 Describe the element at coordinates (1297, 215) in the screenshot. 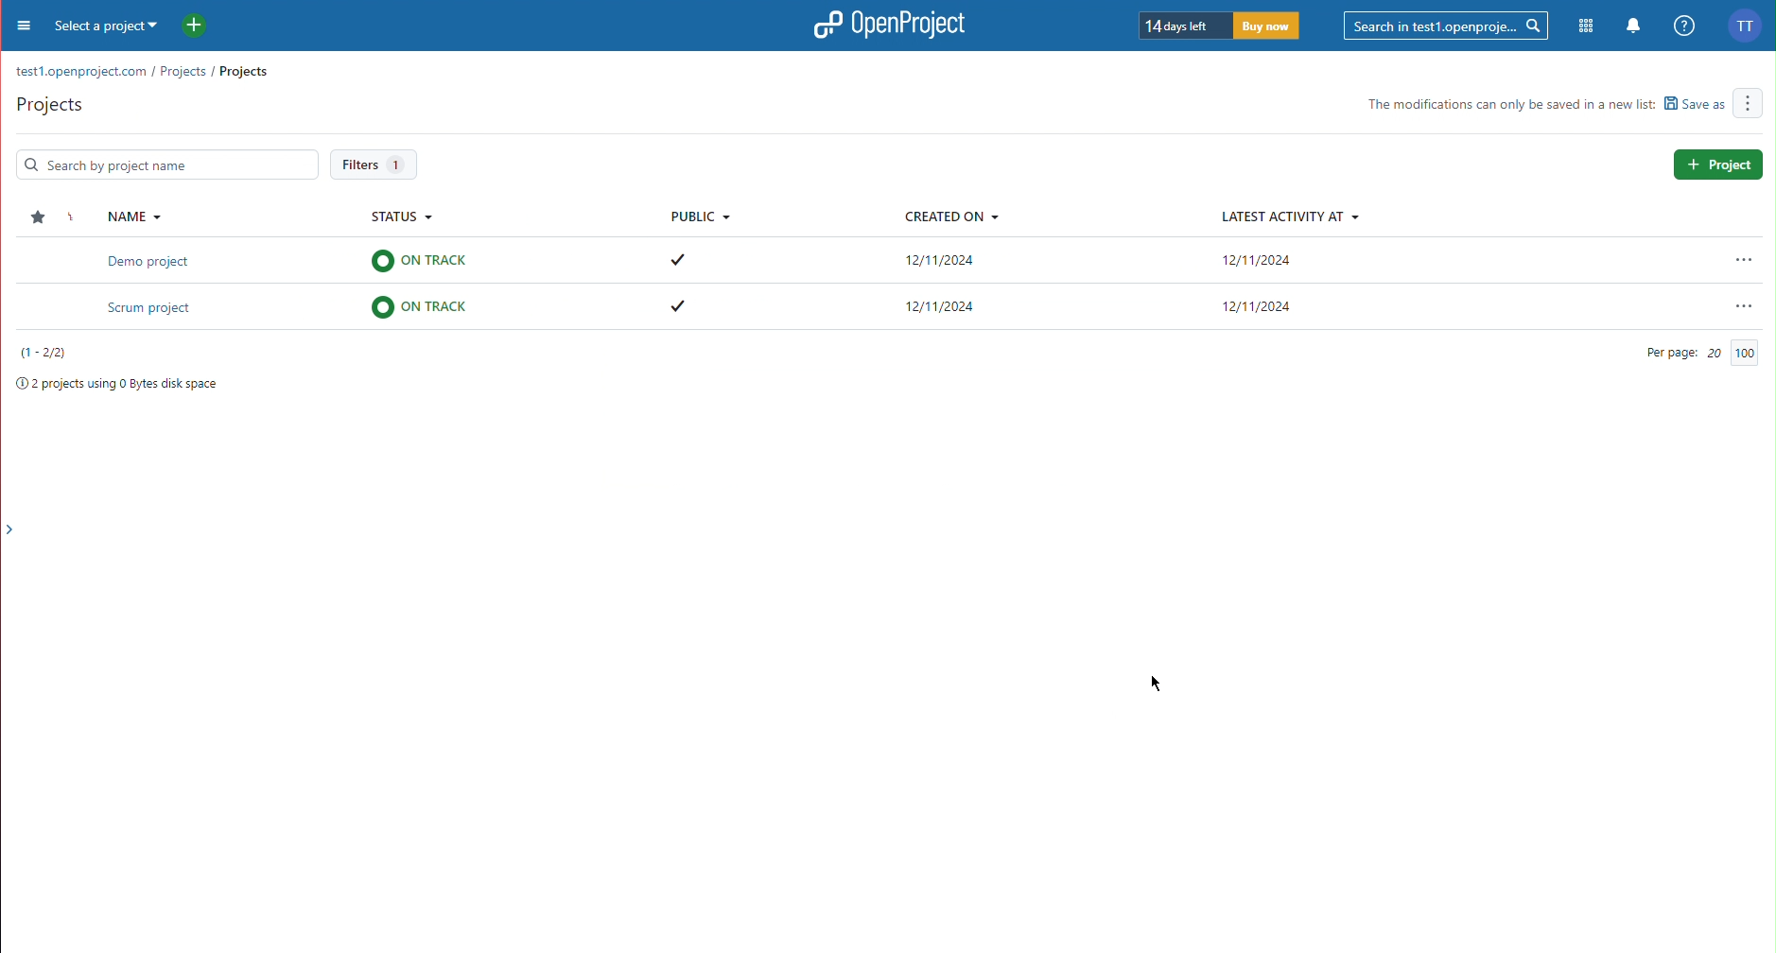

I see `Latest Activity At` at that location.